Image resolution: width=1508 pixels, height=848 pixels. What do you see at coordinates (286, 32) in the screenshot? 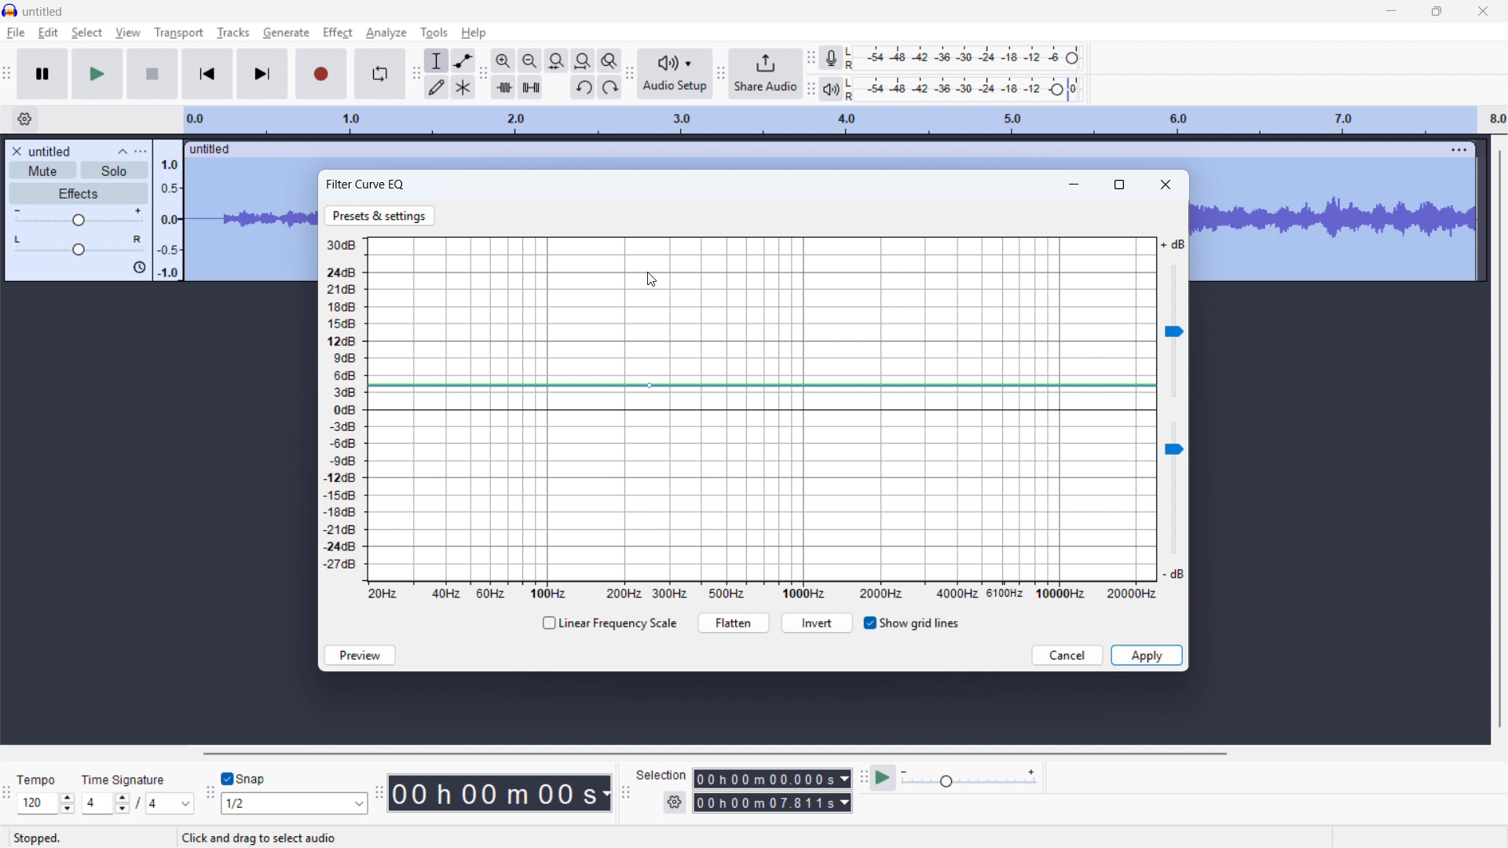
I see `generate` at bounding box center [286, 32].